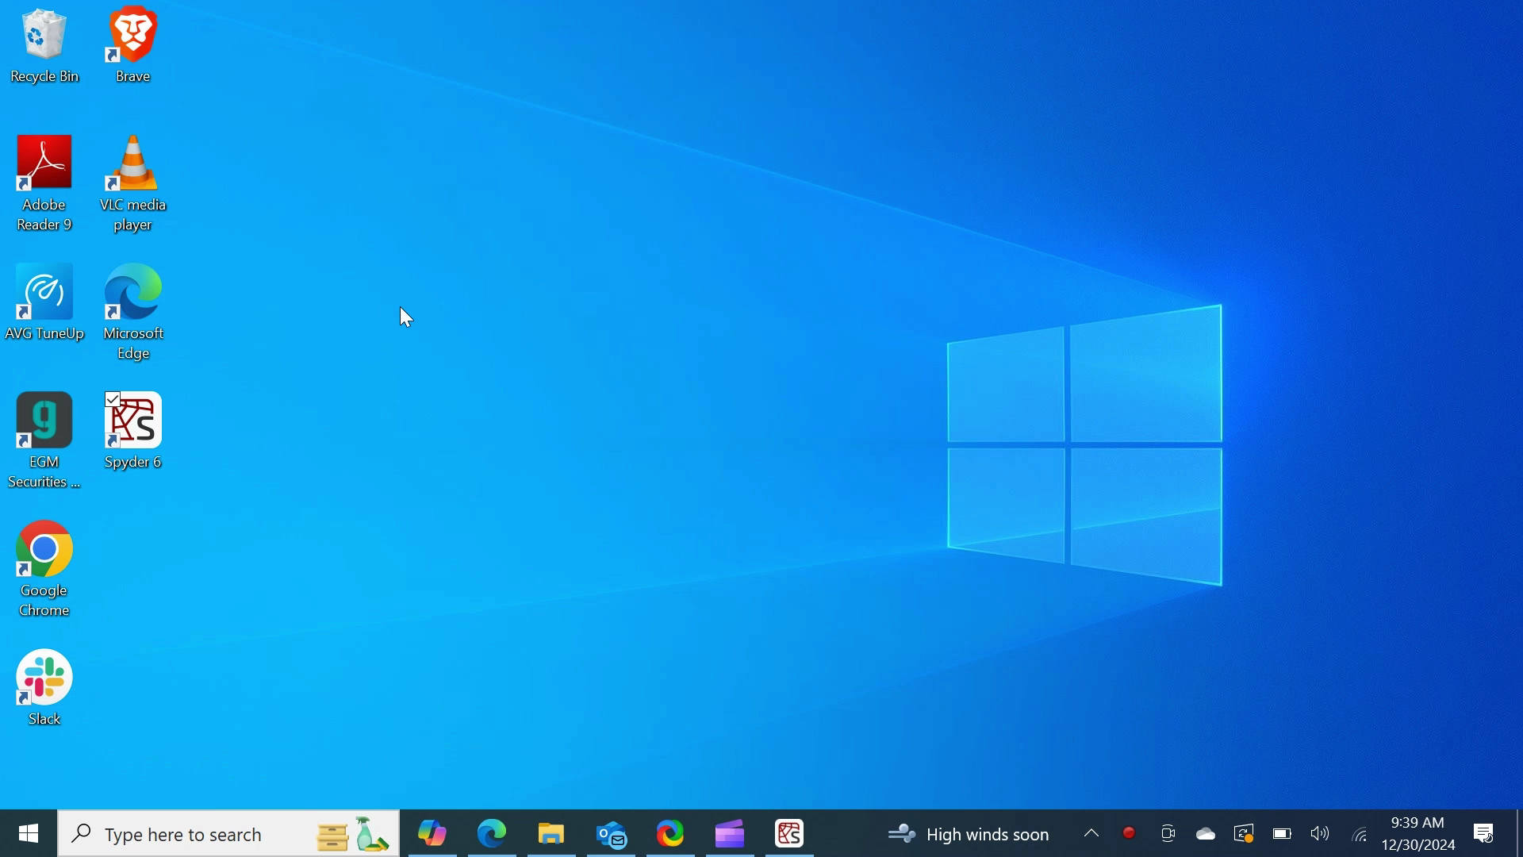  What do you see at coordinates (44, 574) in the screenshot?
I see `Google Chrome Desktop Icon` at bounding box center [44, 574].